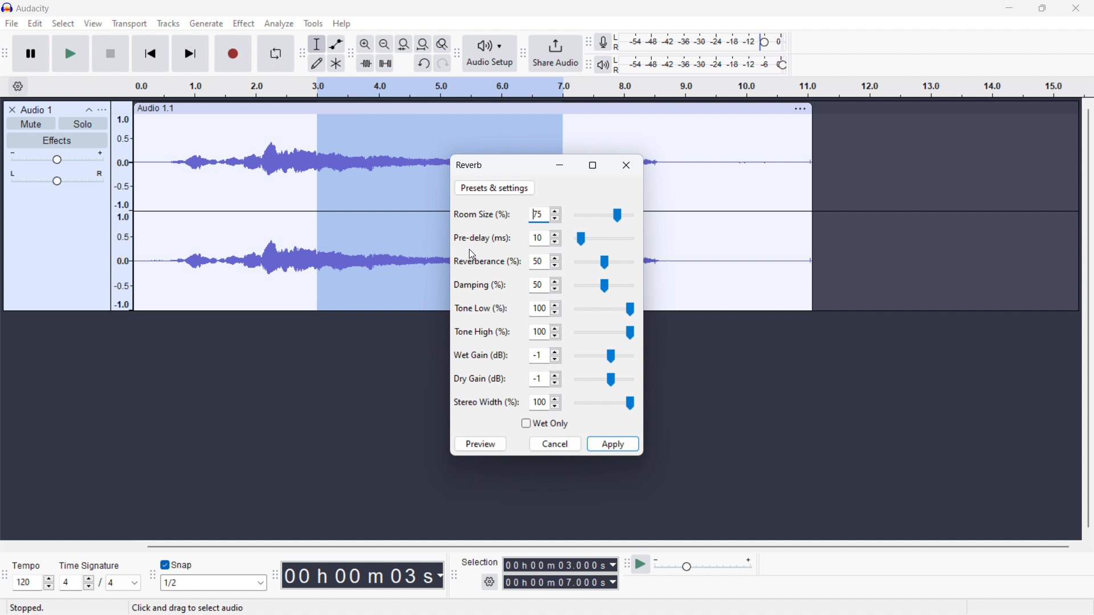 The height and width of the screenshot is (615, 1094). Describe the element at coordinates (366, 63) in the screenshot. I see `trim audio outside selection` at that location.